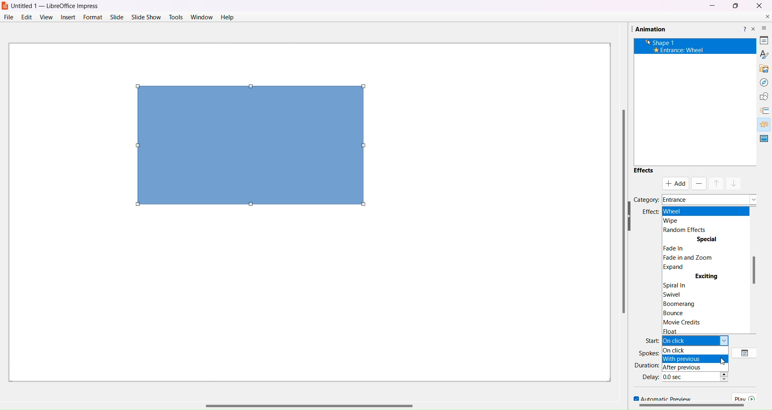  What do you see at coordinates (649, 377) in the screenshot?
I see `Delay` at bounding box center [649, 377].